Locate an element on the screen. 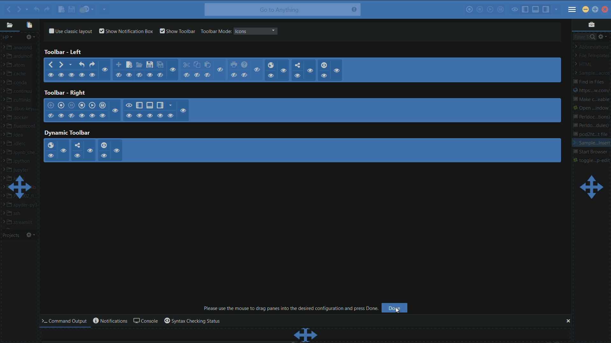  notifications is located at coordinates (109, 321).